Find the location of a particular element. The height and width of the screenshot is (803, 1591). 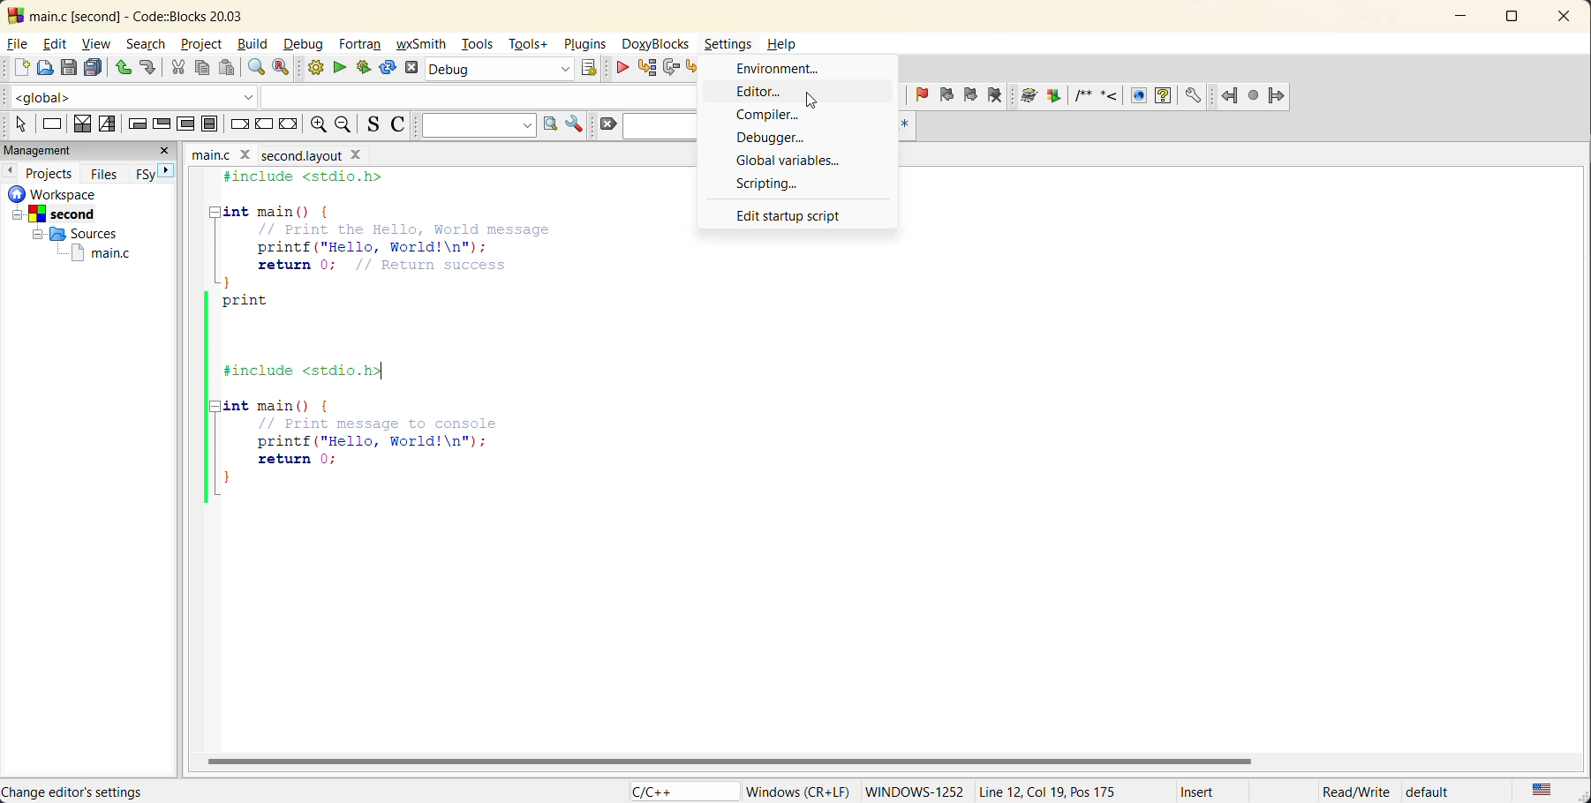

plugins is located at coordinates (585, 47).